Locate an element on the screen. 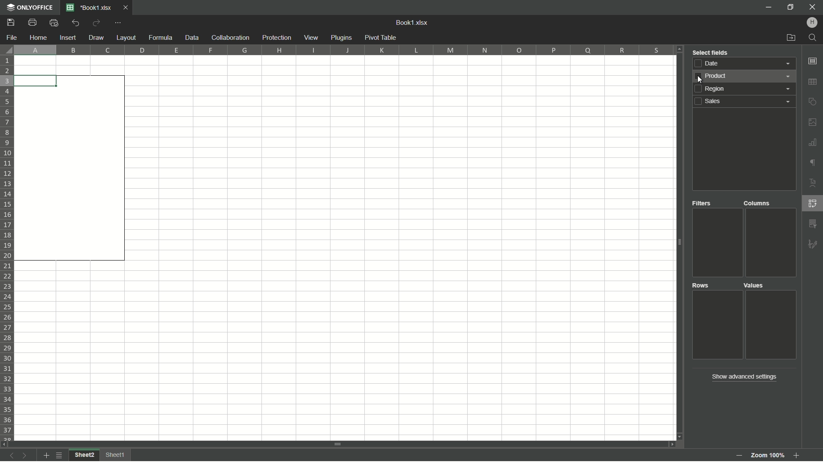 This screenshot has width=823, height=462. Redo is located at coordinates (97, 22).